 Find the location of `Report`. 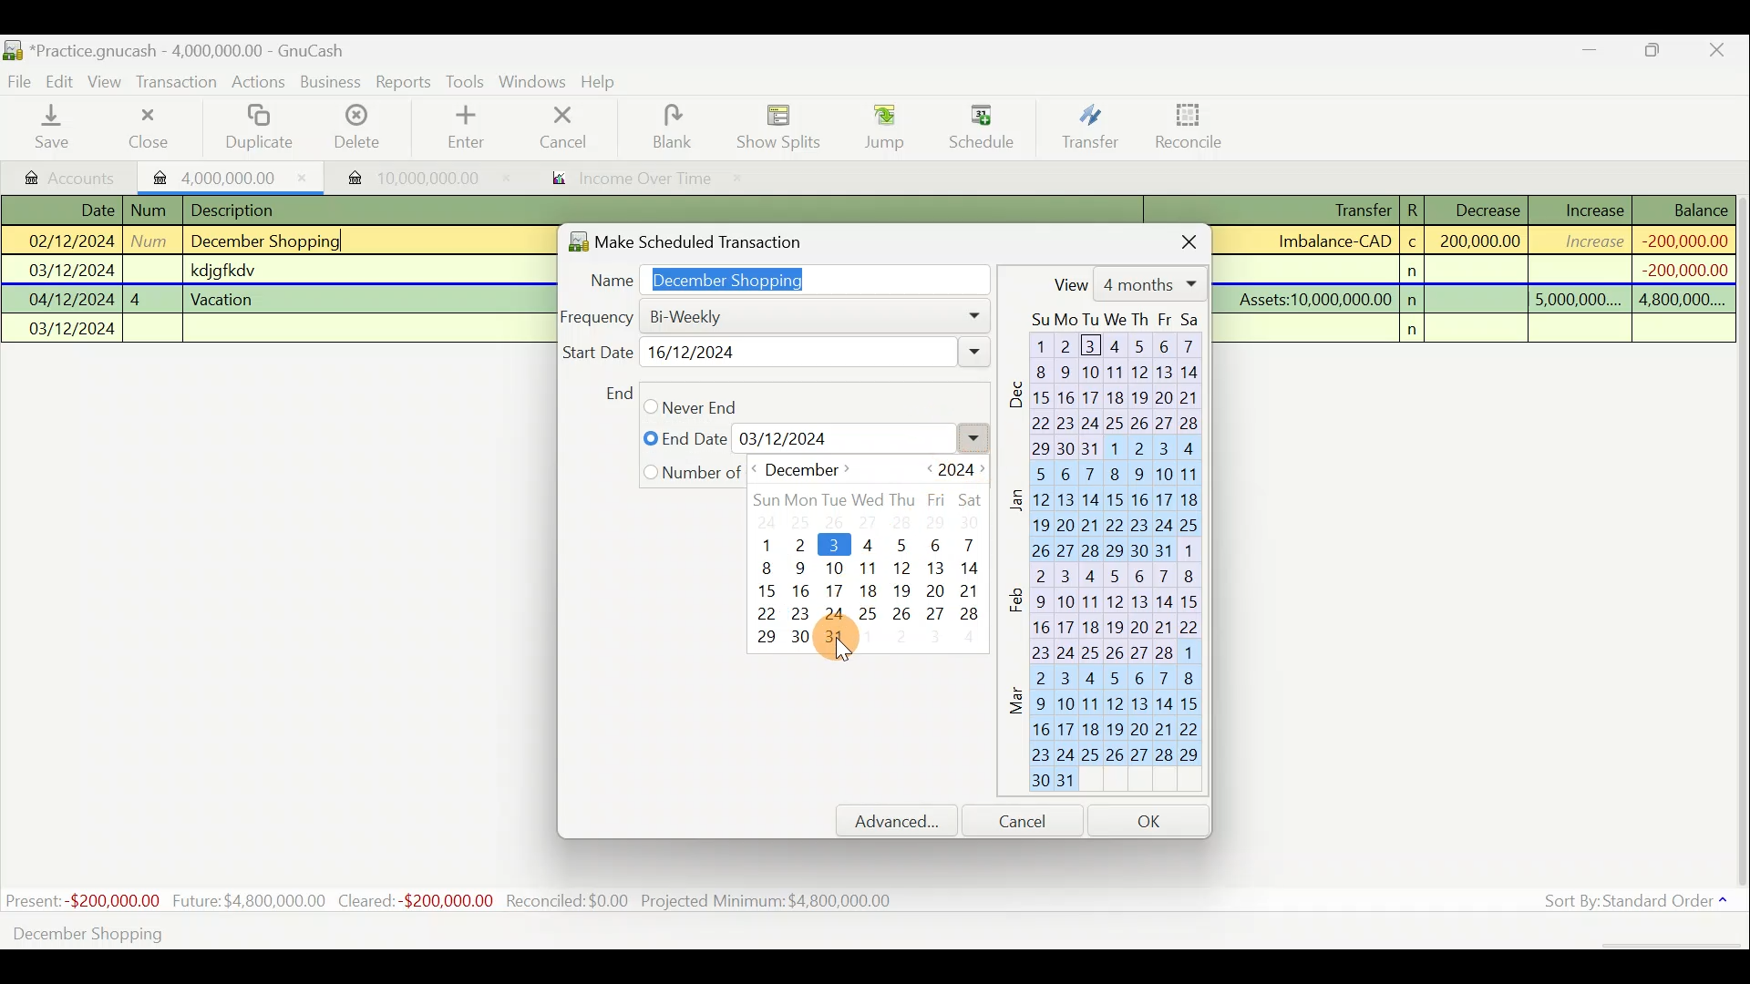

Report is located at coordinates (625, 180).